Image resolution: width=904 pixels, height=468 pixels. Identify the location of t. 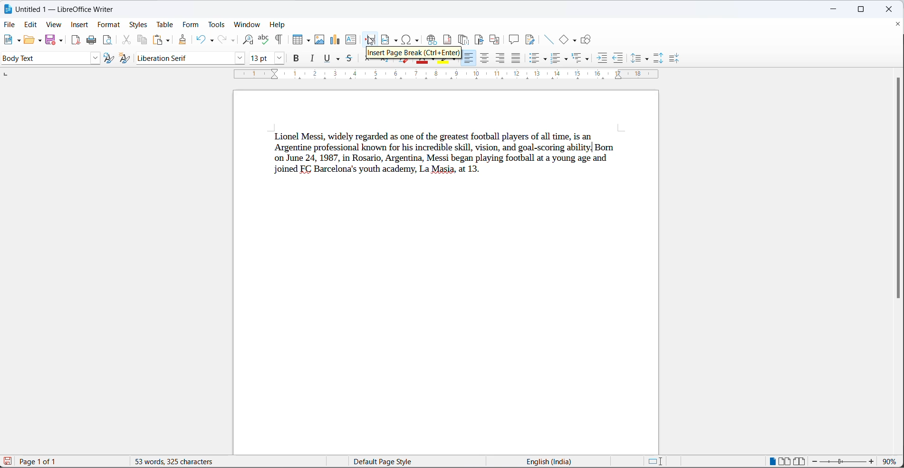
(469, 58).